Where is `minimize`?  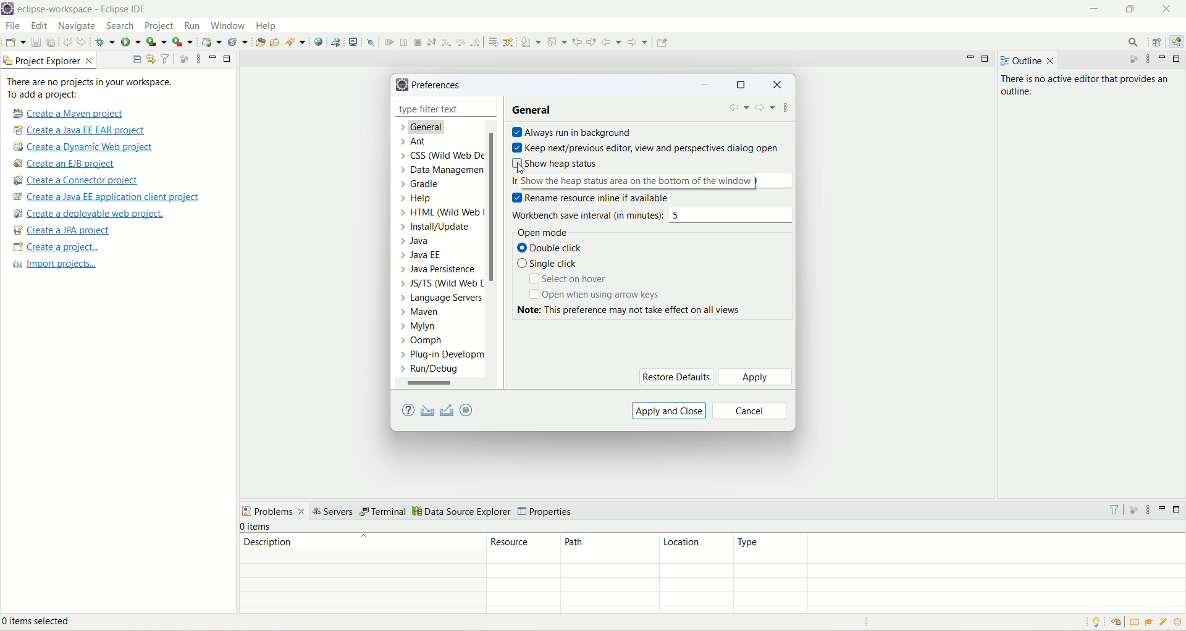
minimize is located at coordinates (970, 61).